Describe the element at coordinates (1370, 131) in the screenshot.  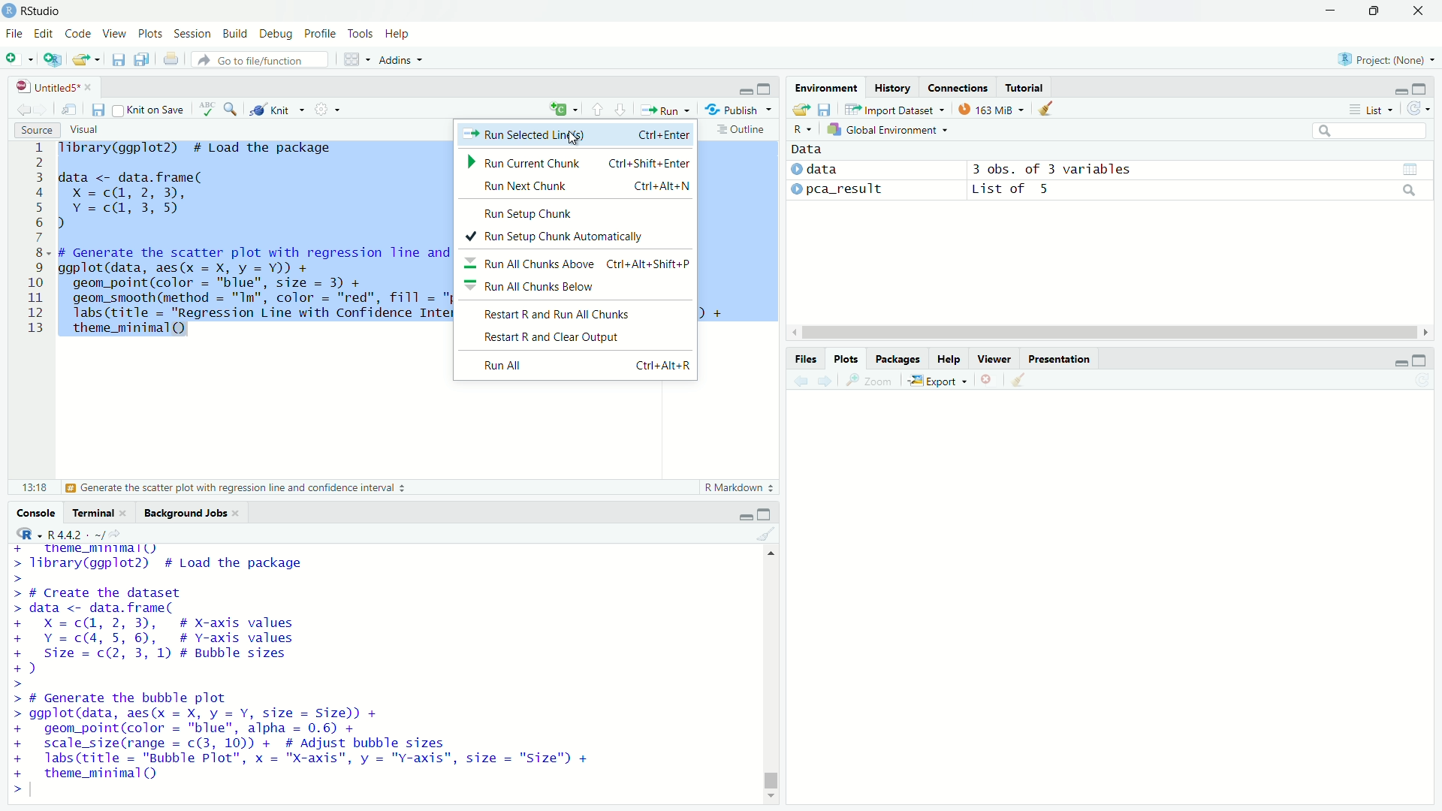
I see `search` at that location.